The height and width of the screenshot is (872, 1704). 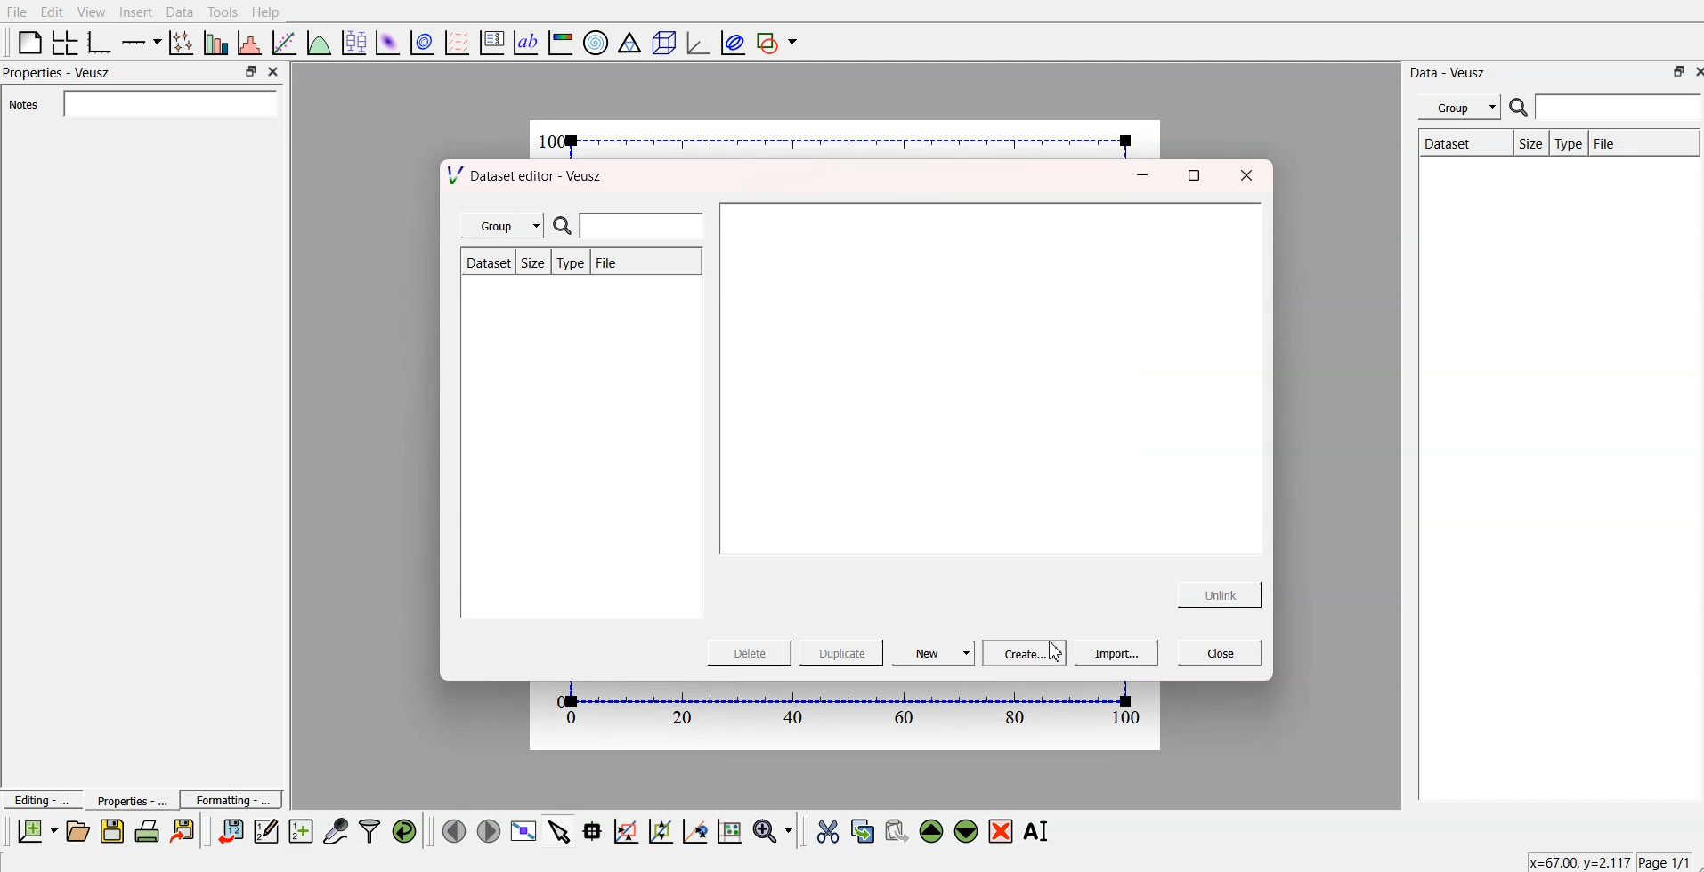 I want to click on 3D graph, so click(x=696, y=42).